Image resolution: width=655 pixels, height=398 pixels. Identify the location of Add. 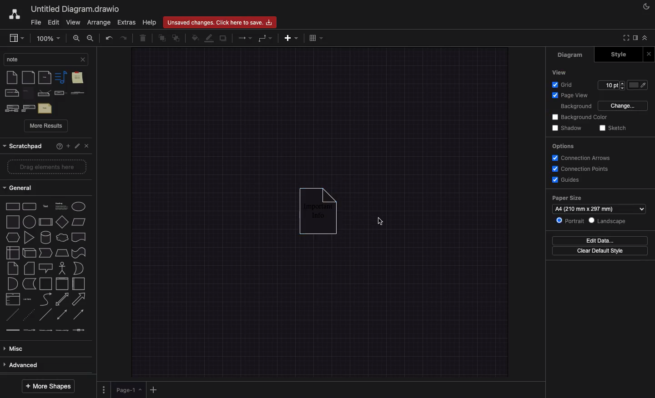
(69, 147).